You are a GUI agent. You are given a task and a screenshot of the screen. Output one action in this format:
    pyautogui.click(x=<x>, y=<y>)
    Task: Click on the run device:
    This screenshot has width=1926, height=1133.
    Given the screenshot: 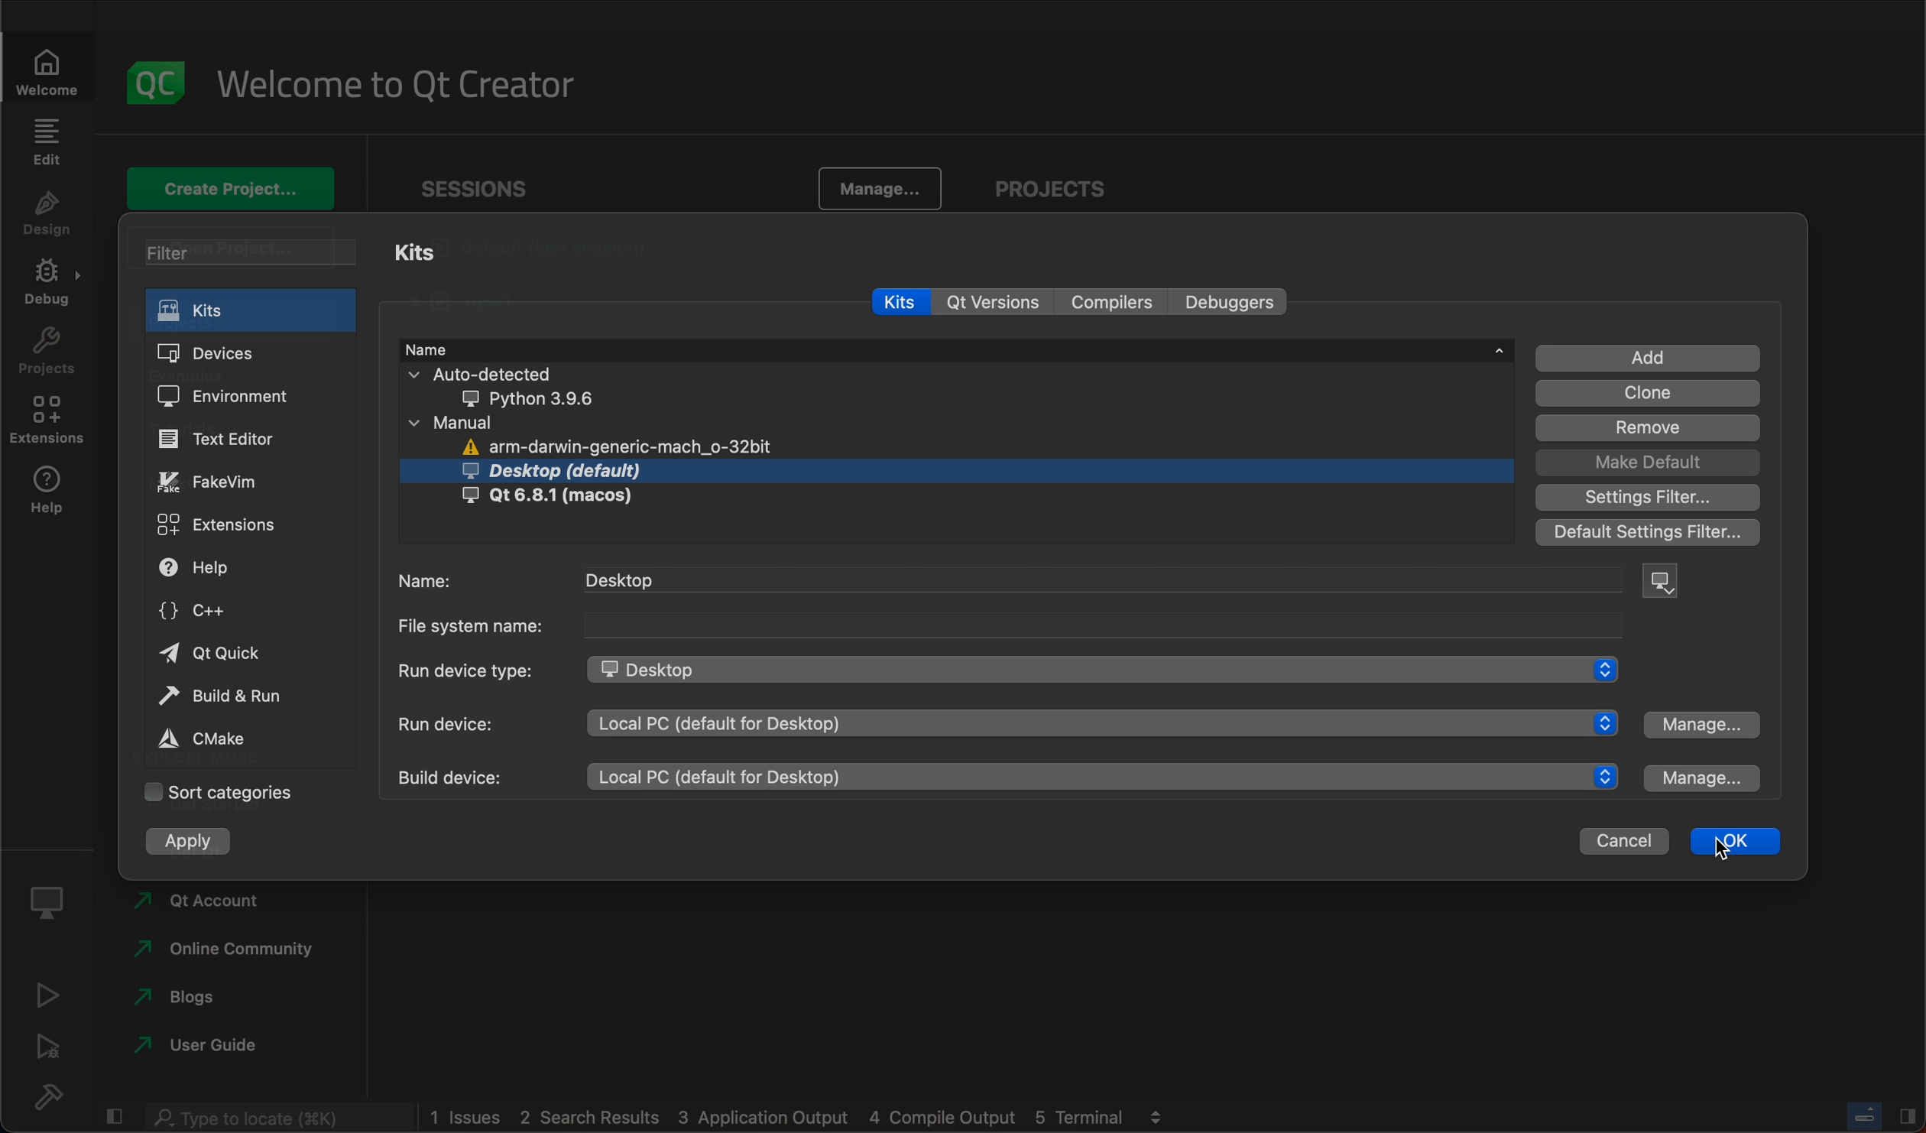 What is the action you would take?
    pyautogui.click(x=455, y=724)
    